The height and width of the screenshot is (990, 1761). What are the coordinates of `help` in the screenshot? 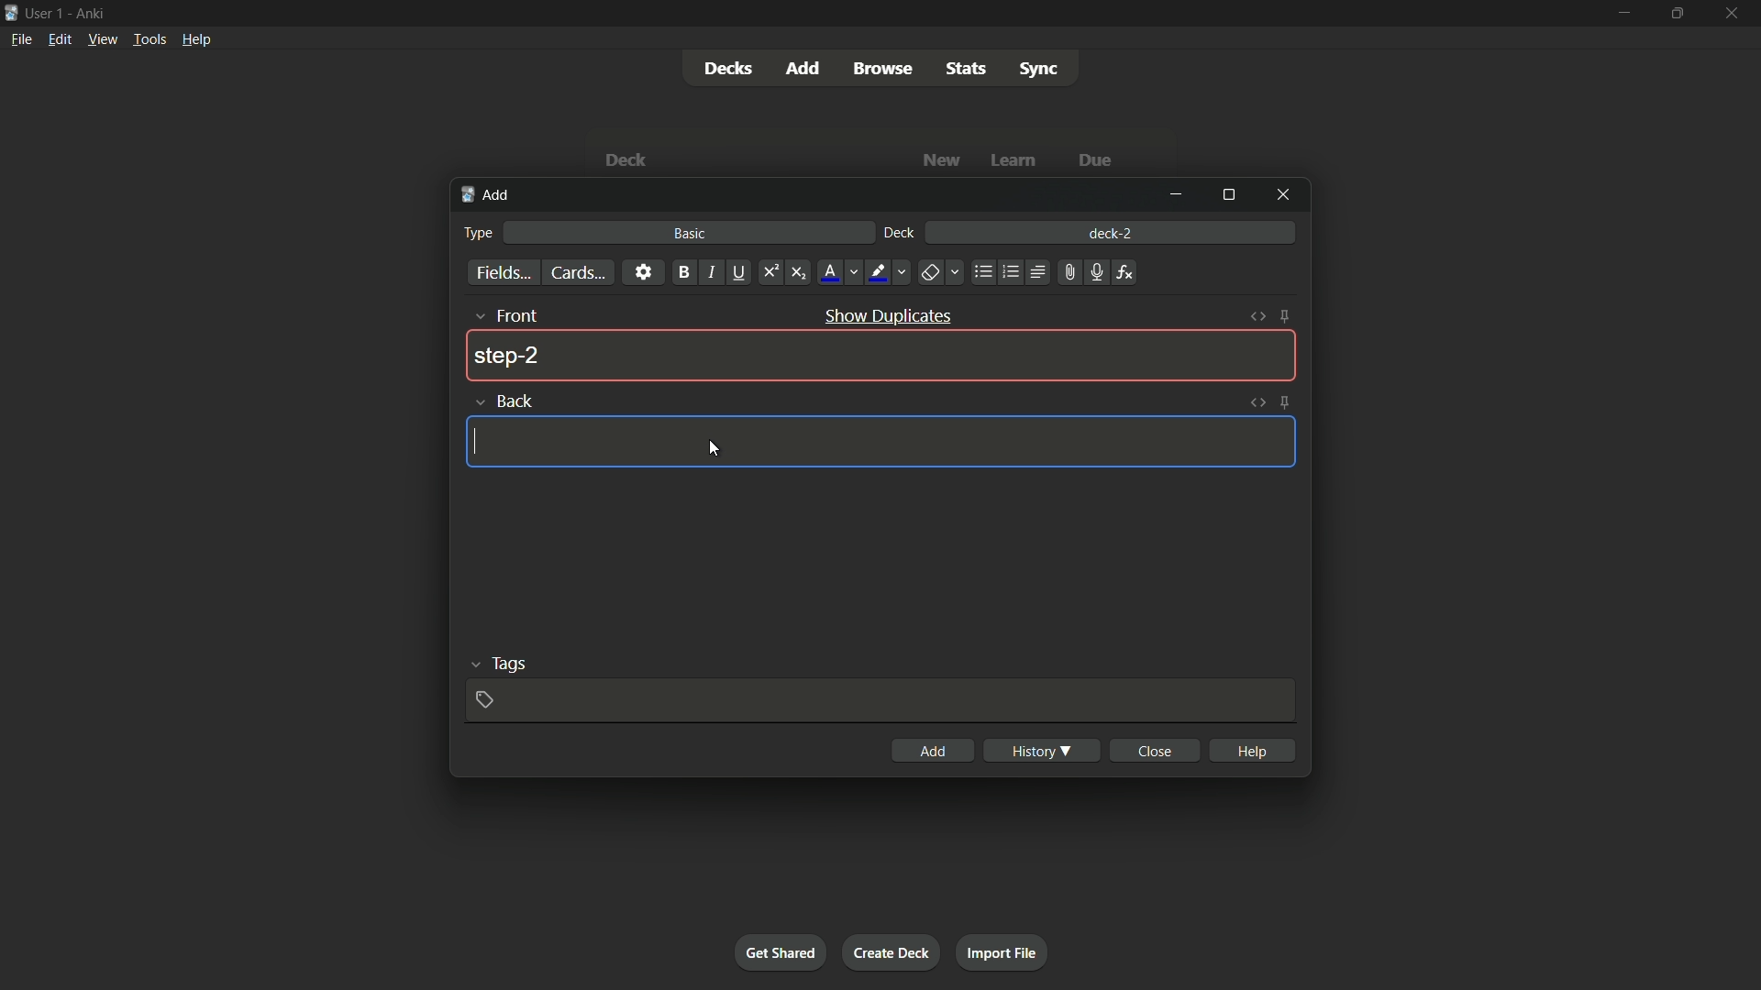 It's located at (1251, 750).